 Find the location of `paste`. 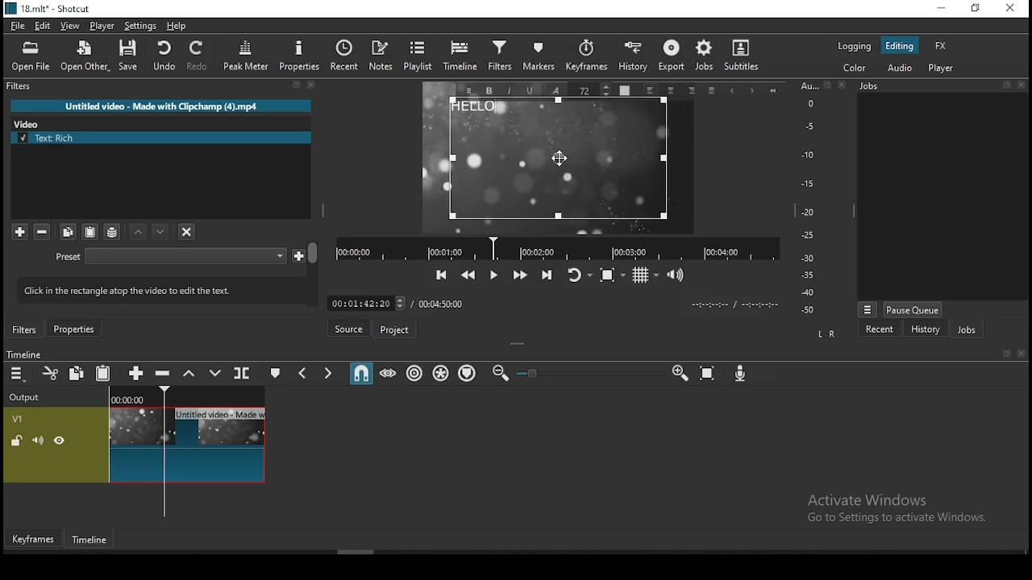

paste is located at coordinates (103, 372).